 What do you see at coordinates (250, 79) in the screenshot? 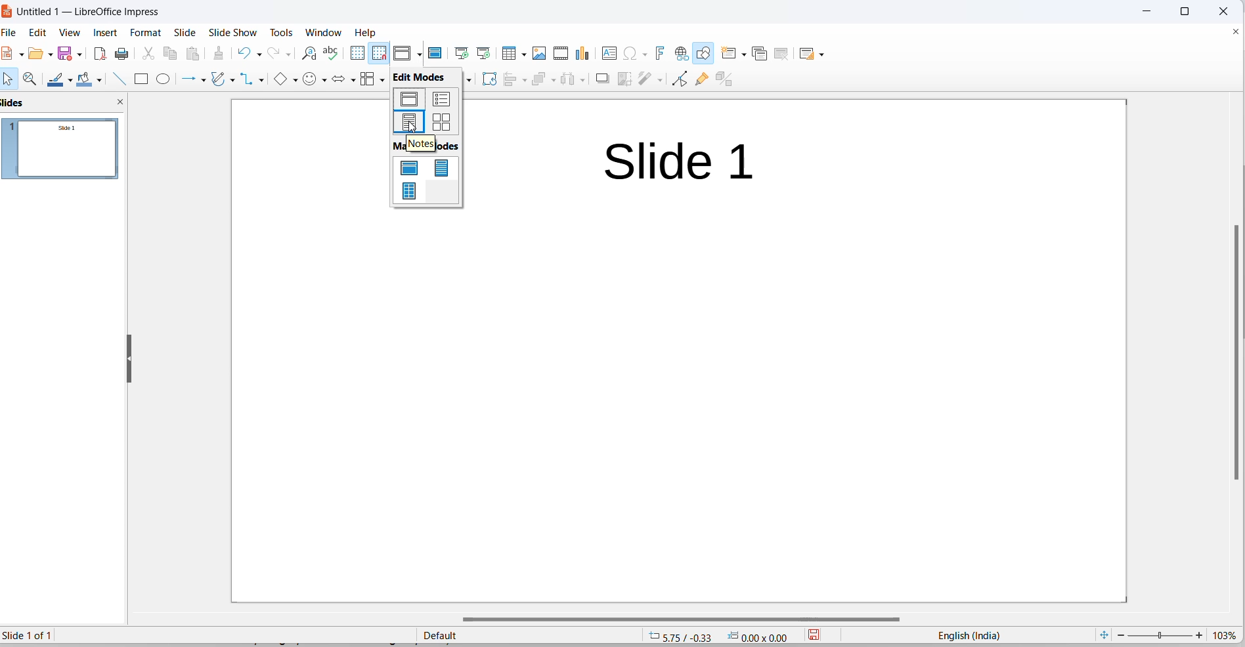
I see `connectors` at bounding box center [250, 79].